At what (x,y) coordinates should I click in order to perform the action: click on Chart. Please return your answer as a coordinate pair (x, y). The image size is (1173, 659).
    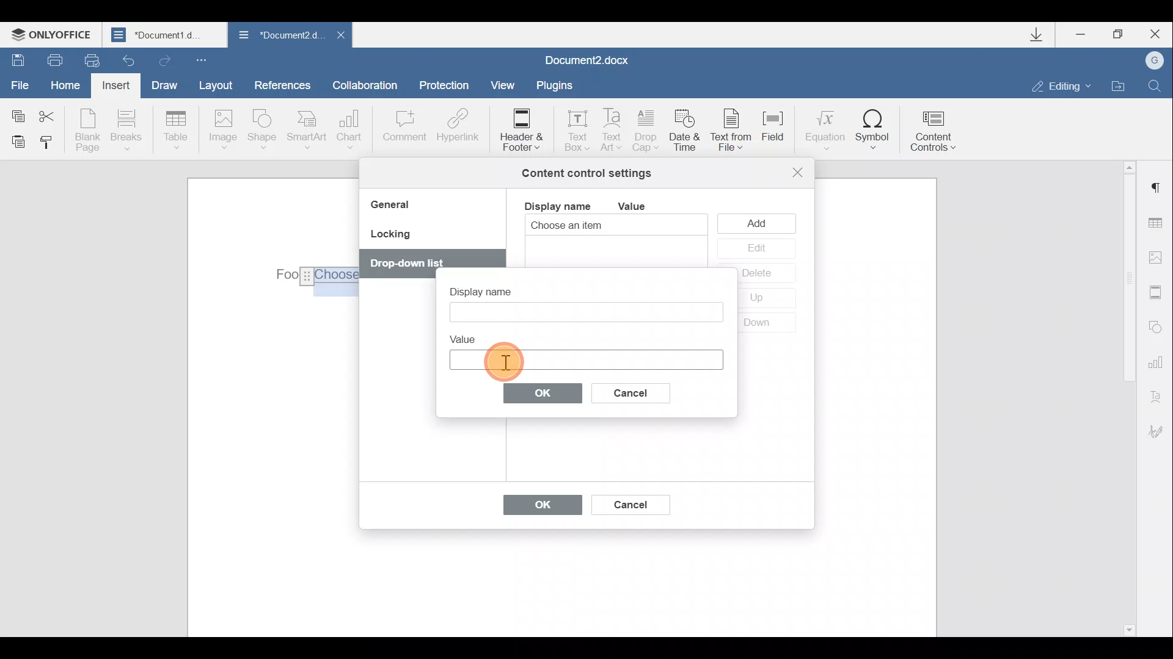
    Looking at the image, I should click on (352, 129).